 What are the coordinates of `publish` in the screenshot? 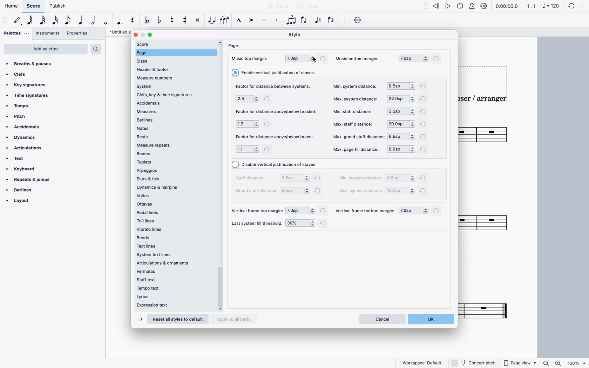 It's located at (60, 7).